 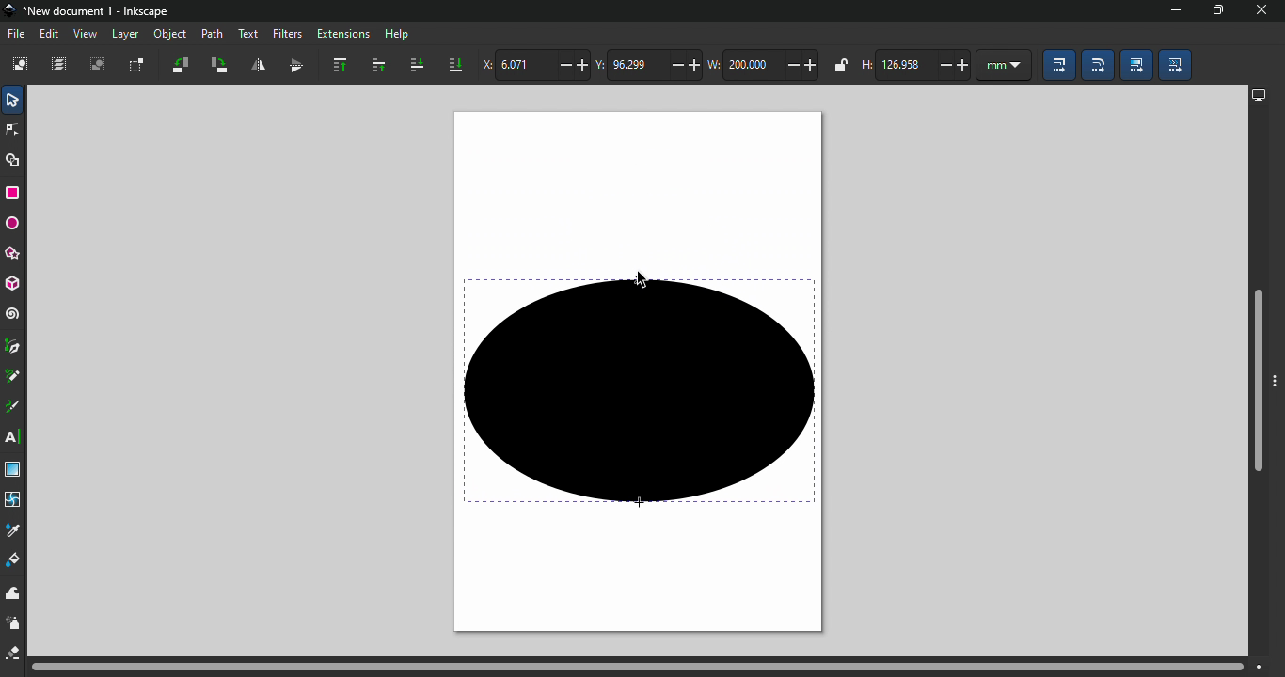 What do you see at coordinates (1002, 64) in the screenshot?
I see `unit` at bounding box center [1002, 64].